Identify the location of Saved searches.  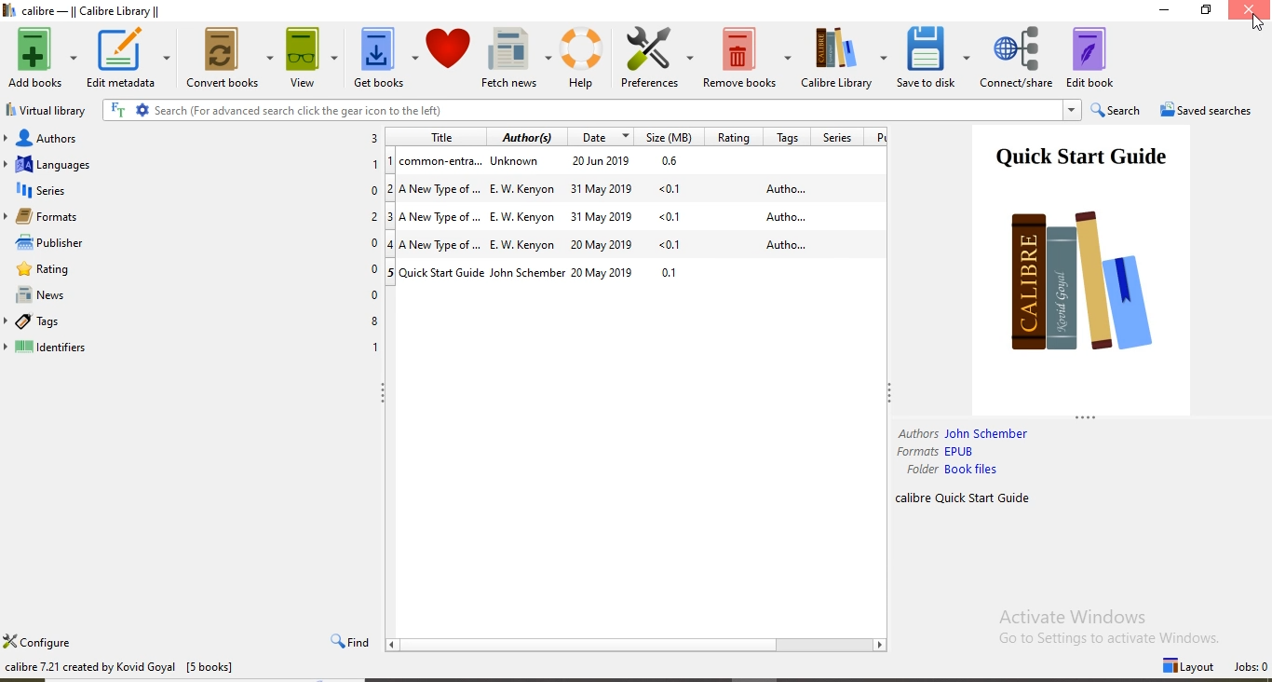
(1210, 112).